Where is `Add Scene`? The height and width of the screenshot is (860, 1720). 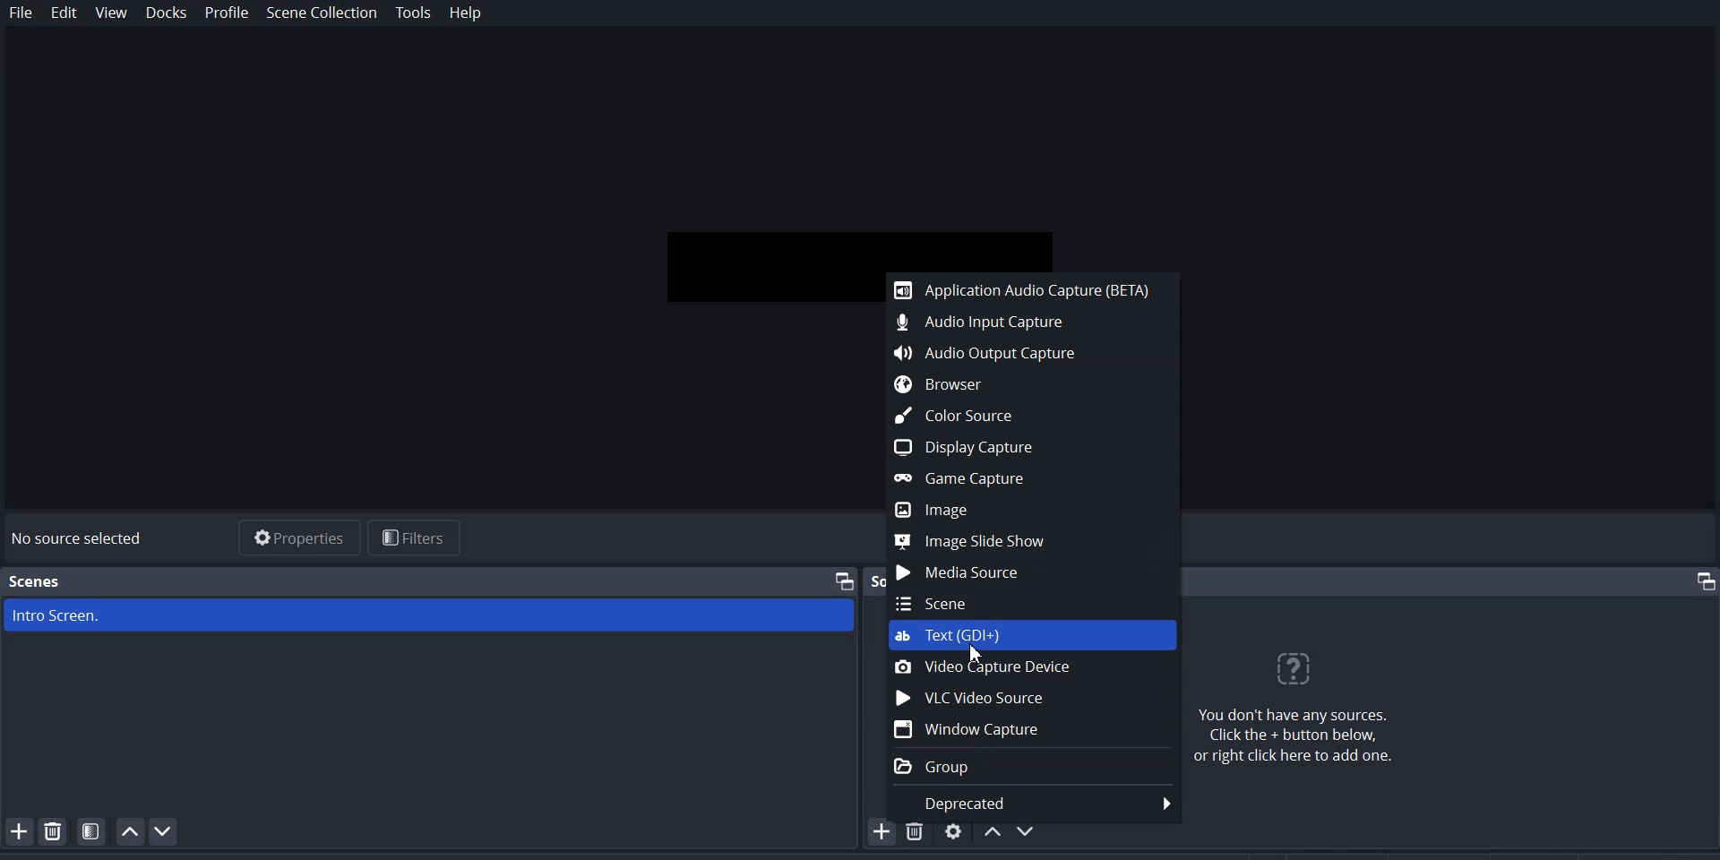
Add Scene is located at coordinates (16, 830).